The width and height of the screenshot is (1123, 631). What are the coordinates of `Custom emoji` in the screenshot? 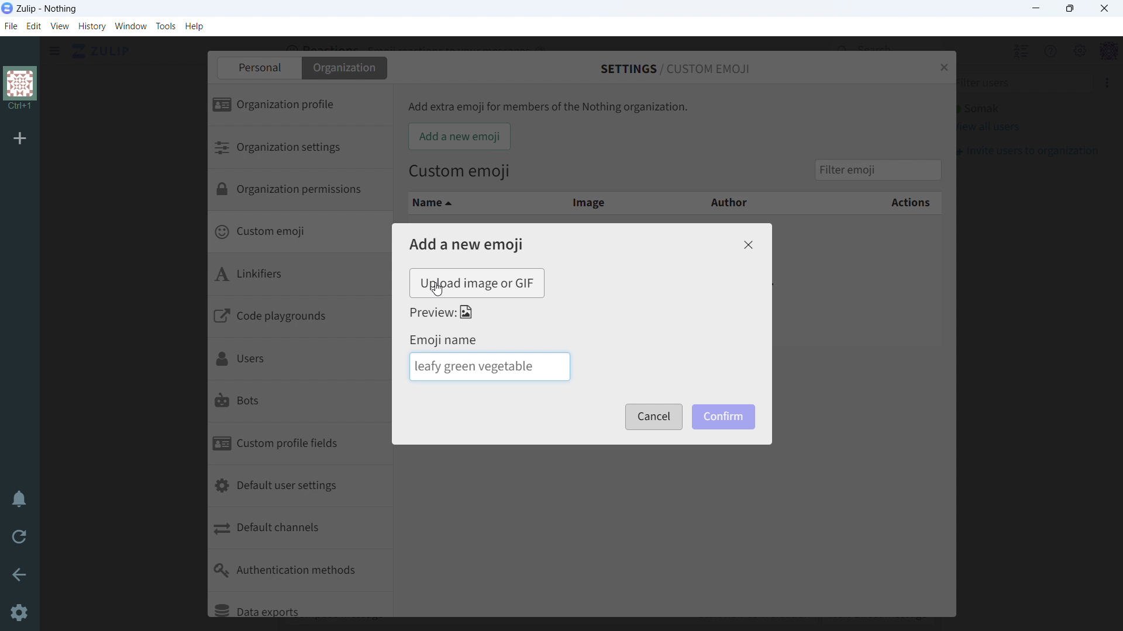 It's located at (460, 172).